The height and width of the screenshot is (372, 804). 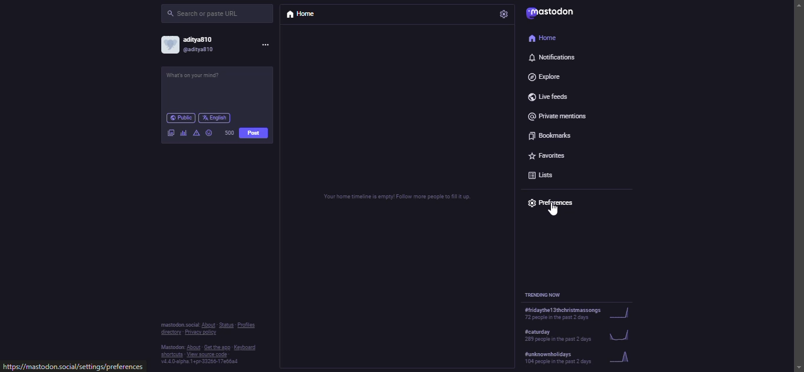 What do you see at coordinates (254, 134) in the screenshot?
I see `post` at bounding box center [254, 134].